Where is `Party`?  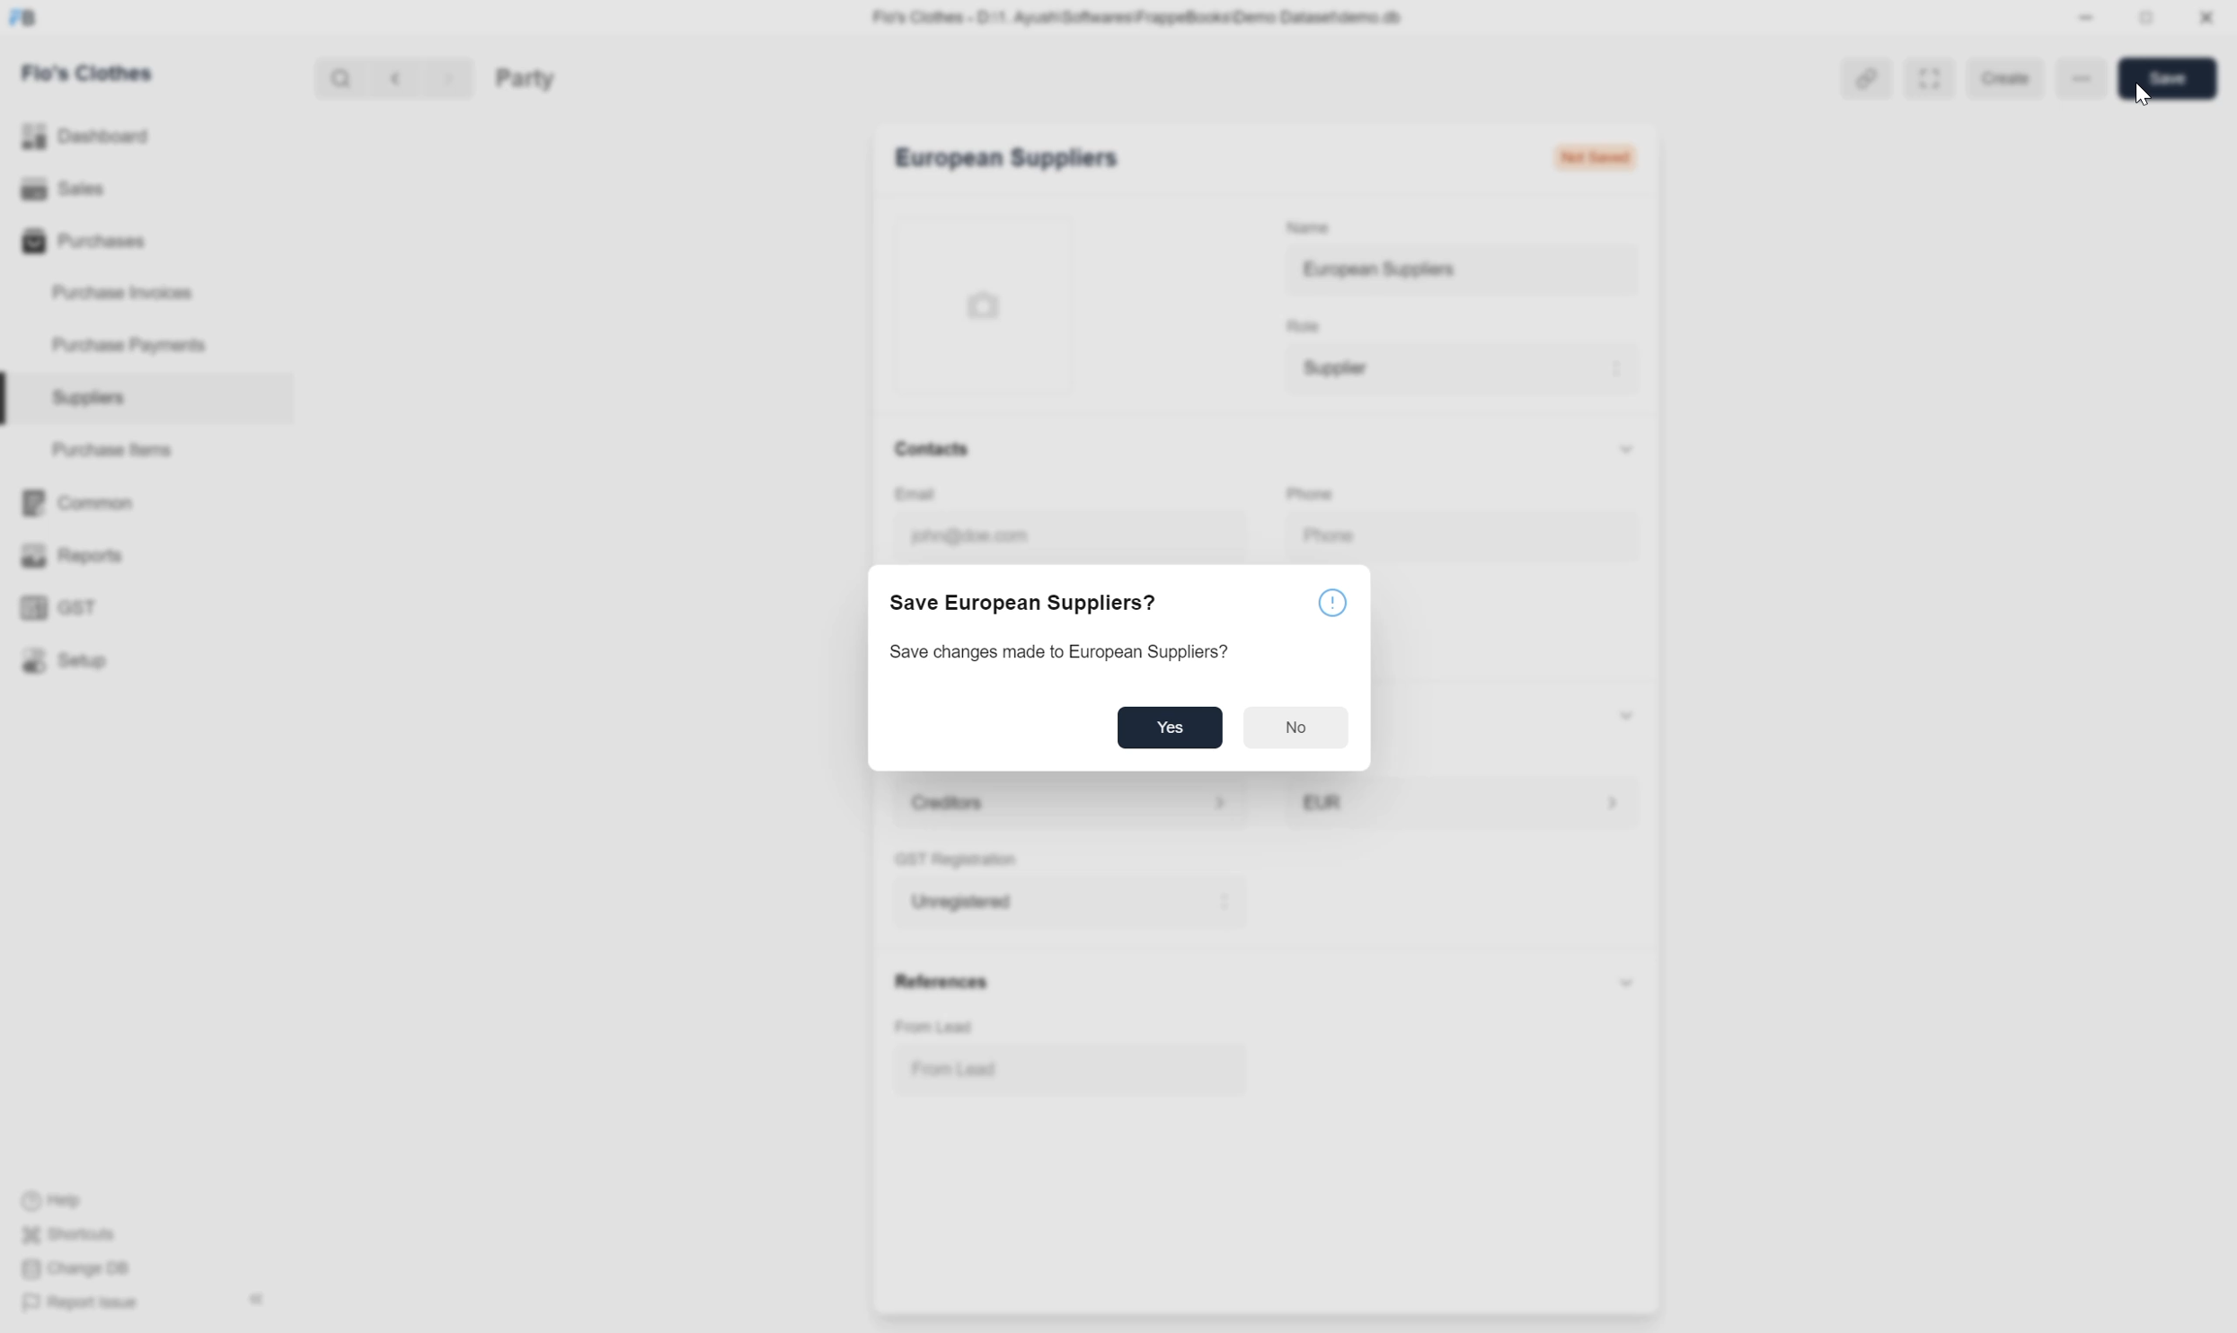 Party is located at coordinates (555, 76).